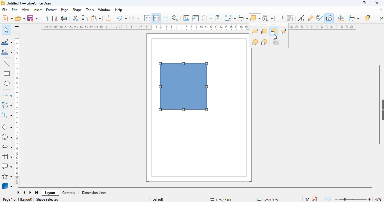 Image resolution: width=384 pixels, height=202 pixels. I want to click on arrange, so click(255, 18).